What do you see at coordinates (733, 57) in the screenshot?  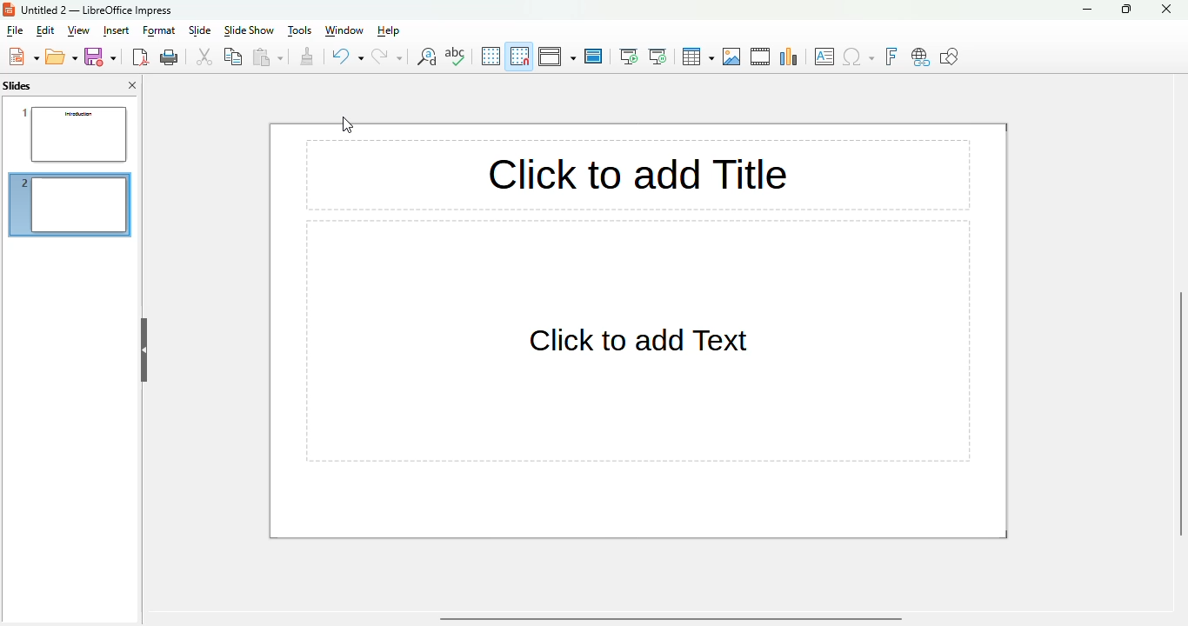 I see `insert image` at bounding box center [733, 57].